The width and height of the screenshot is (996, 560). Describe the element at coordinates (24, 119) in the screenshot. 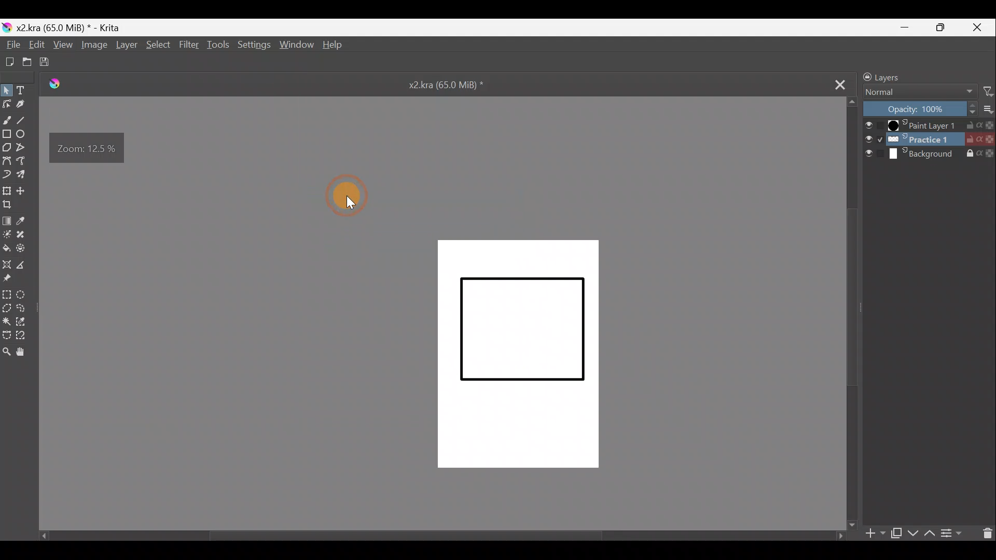

I see `Line tool` at that location.